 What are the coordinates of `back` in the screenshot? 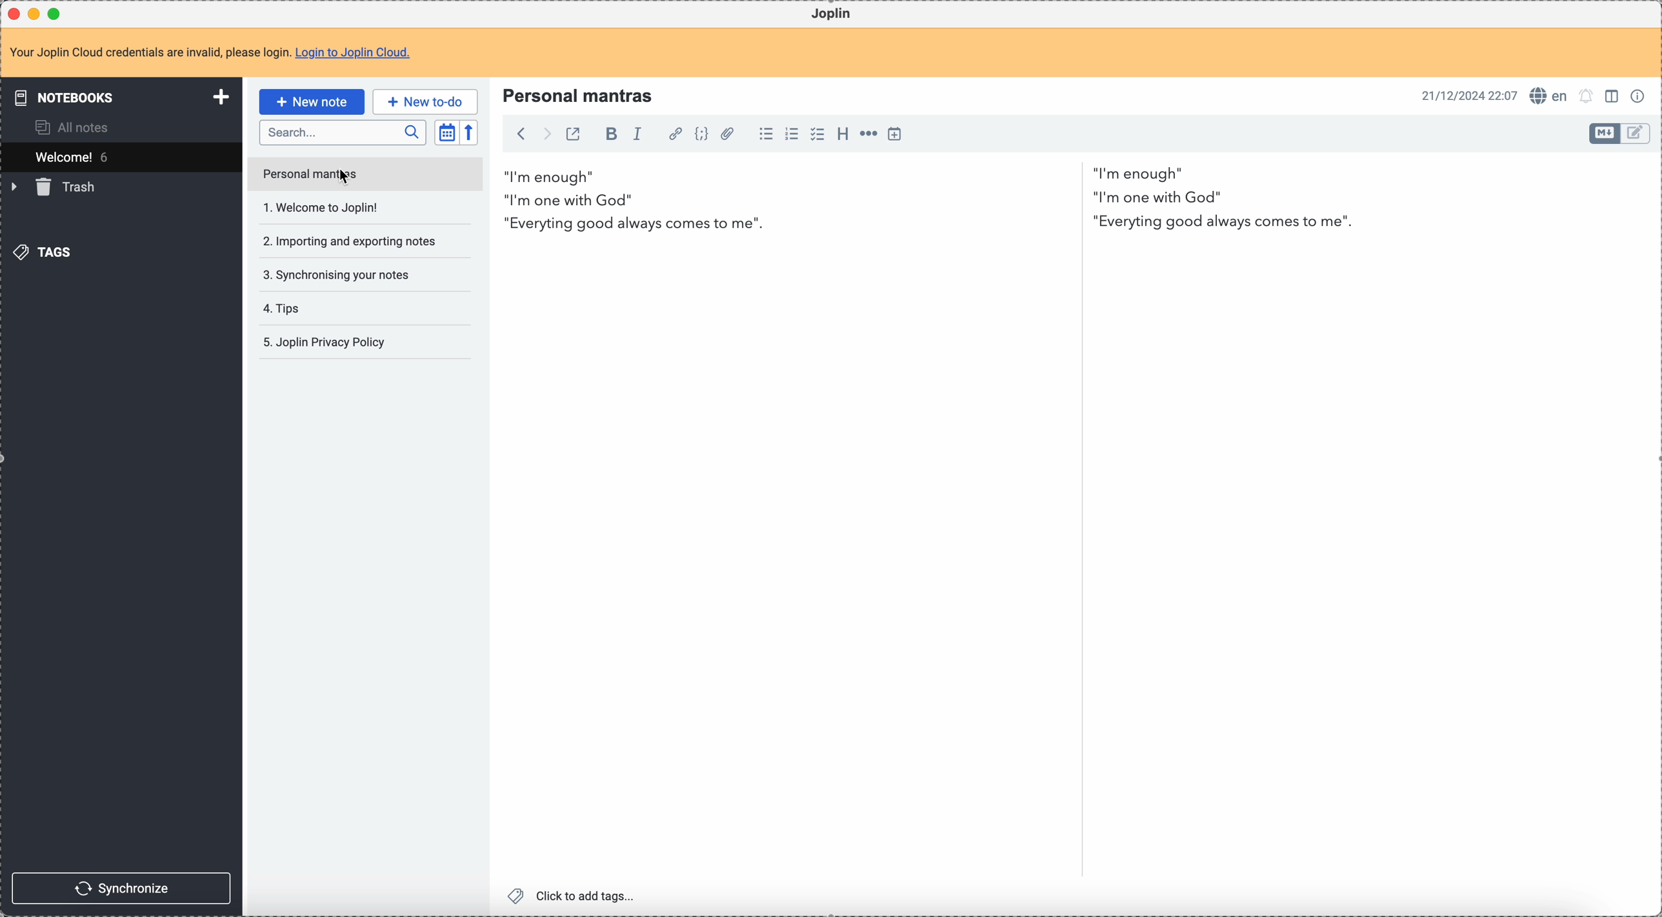 It's located at (520, 135).